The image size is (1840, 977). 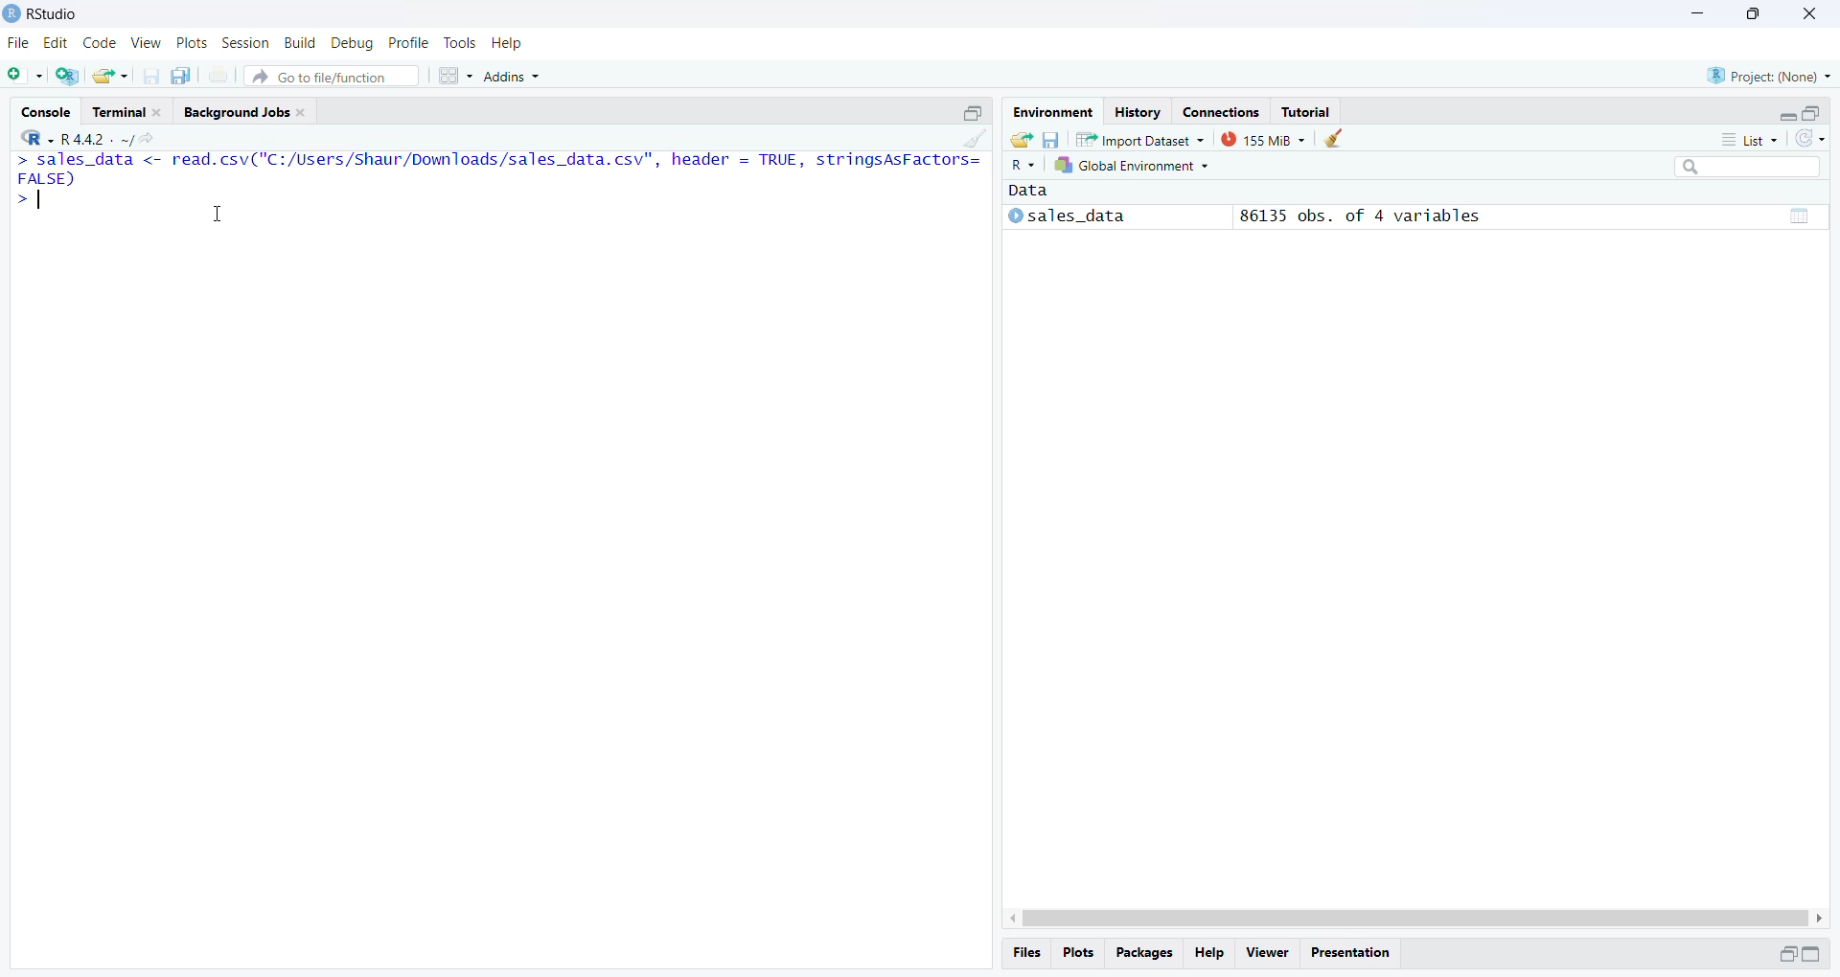 What do you see at coordinates (1801, 216) in the screenshot?
I see `Data` at bounding box center [1801, 216].